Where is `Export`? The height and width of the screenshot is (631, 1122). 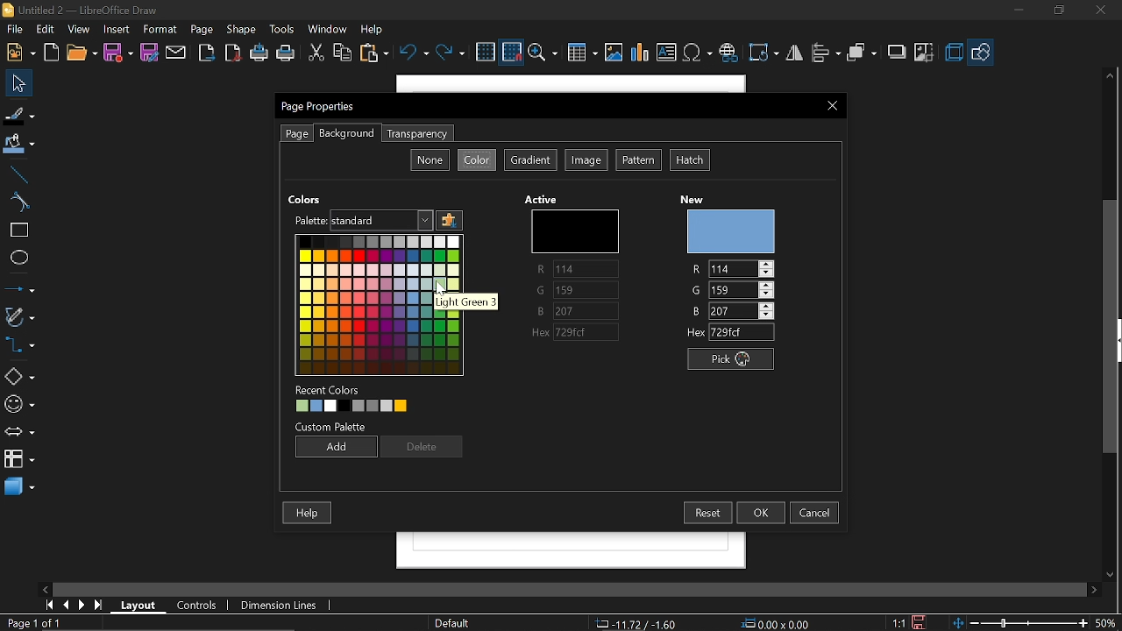
Export is located at coordinates (209, 53).